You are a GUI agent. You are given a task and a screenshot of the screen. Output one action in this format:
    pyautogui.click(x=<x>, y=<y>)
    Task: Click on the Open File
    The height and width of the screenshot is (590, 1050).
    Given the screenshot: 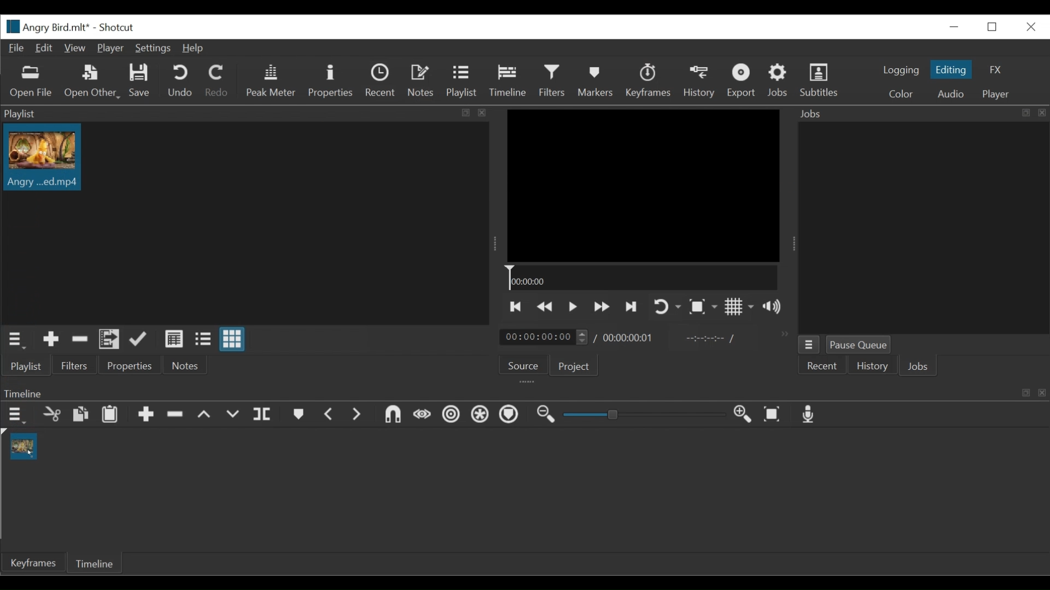 What is the action you would take?
    pyautogui.click(x=31, y=82)
    